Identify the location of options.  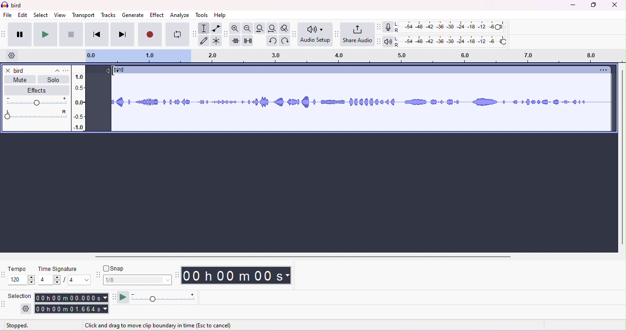
(601, 70).